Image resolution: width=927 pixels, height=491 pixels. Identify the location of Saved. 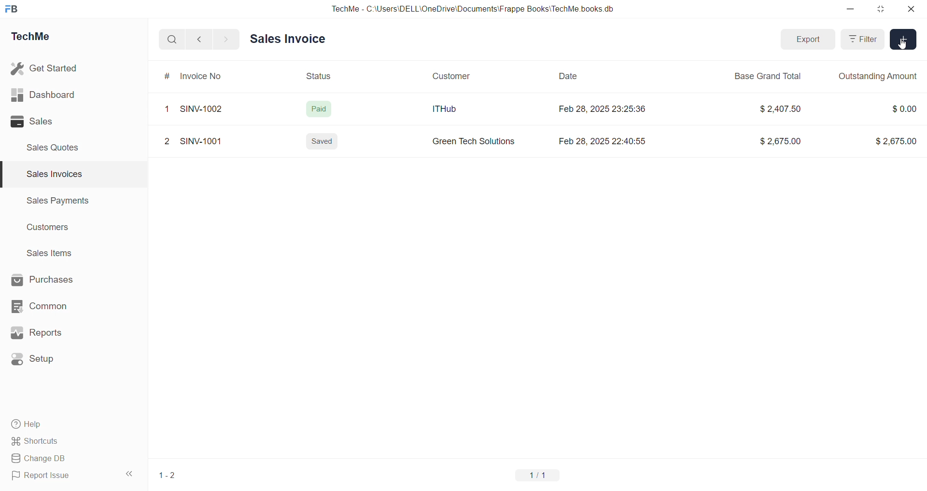
(323, 144).